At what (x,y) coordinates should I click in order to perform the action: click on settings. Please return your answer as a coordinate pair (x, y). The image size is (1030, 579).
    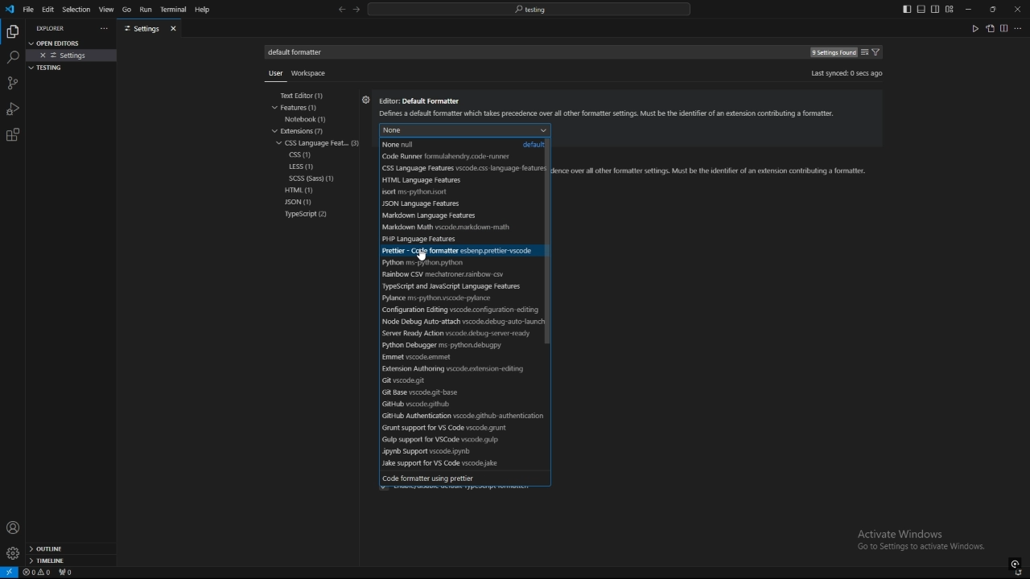
    Looking at the image, I should click on (365, 102).